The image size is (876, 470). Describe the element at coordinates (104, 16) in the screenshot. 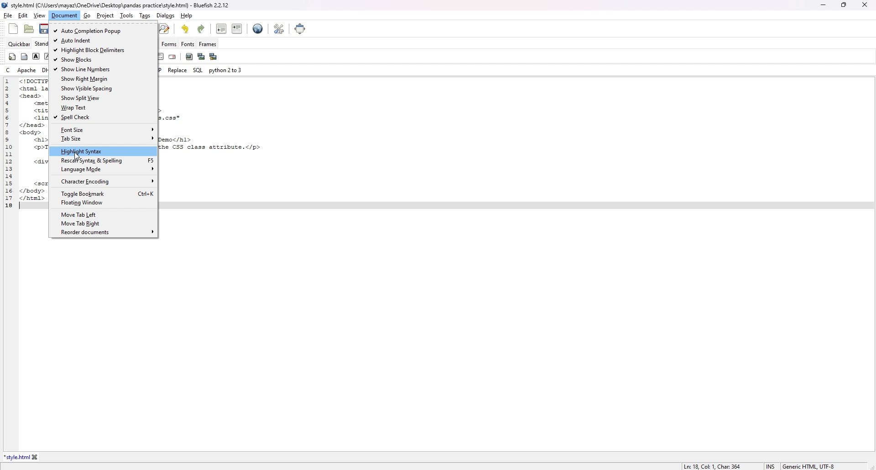

I see `project` at that location.